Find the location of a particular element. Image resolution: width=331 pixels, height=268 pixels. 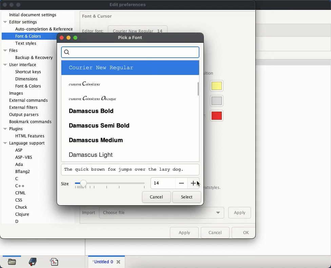

edit preferences is located at coordinates (128, 5).